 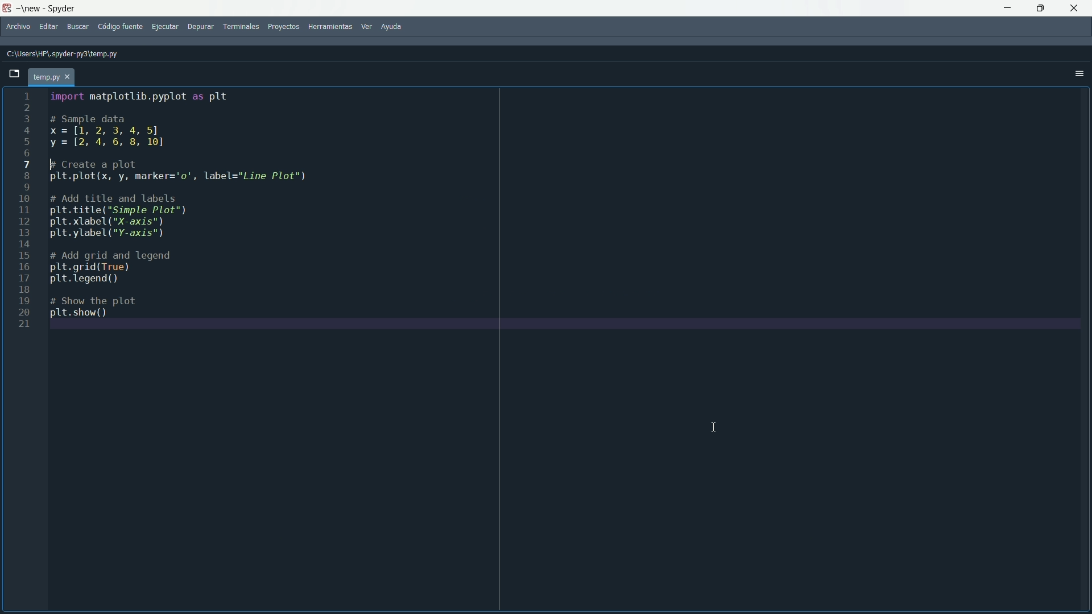 I want to click on browse tabs, so click(x=14, y=74).